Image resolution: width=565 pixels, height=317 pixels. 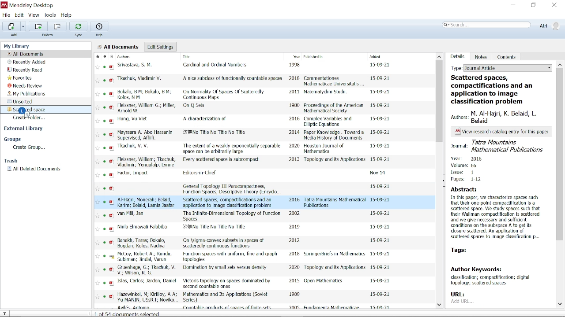 What do you see at coordinates (34, 169) in the screenshot?
I see `All deleted documents` at bounding box center [34, 169].